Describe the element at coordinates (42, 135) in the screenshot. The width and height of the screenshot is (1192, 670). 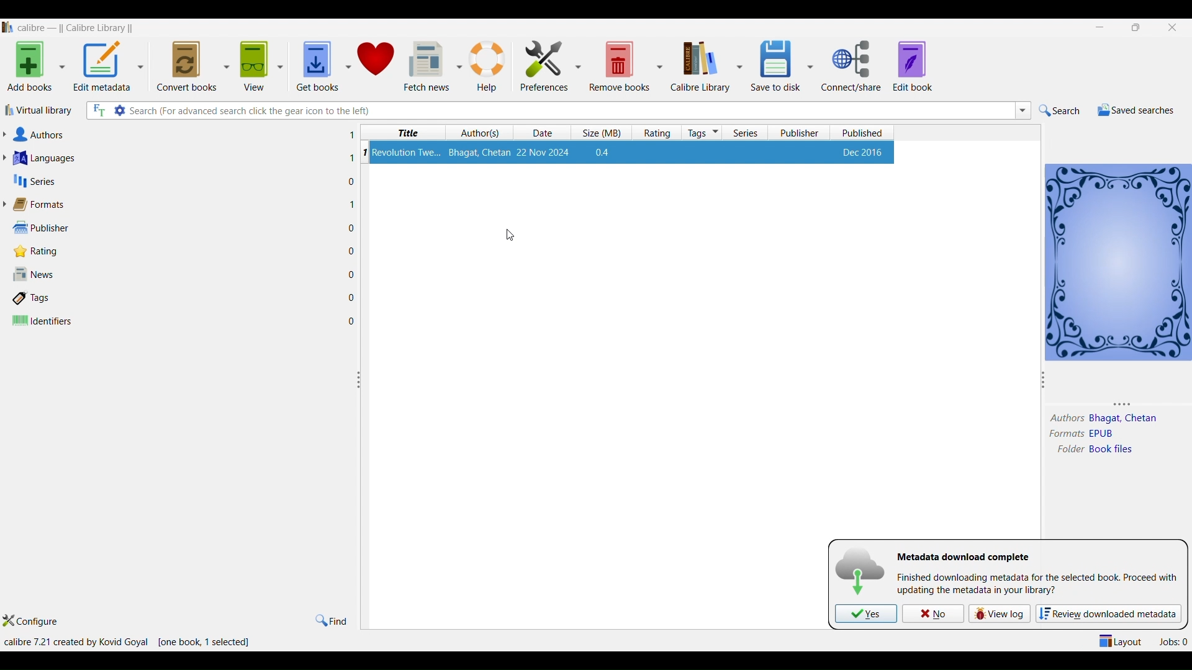
I see `authors` at that location.